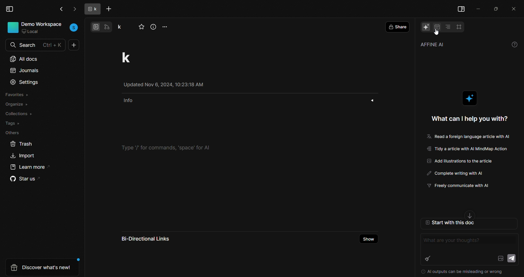  I want to click on demo workspace, so click(42, 24).